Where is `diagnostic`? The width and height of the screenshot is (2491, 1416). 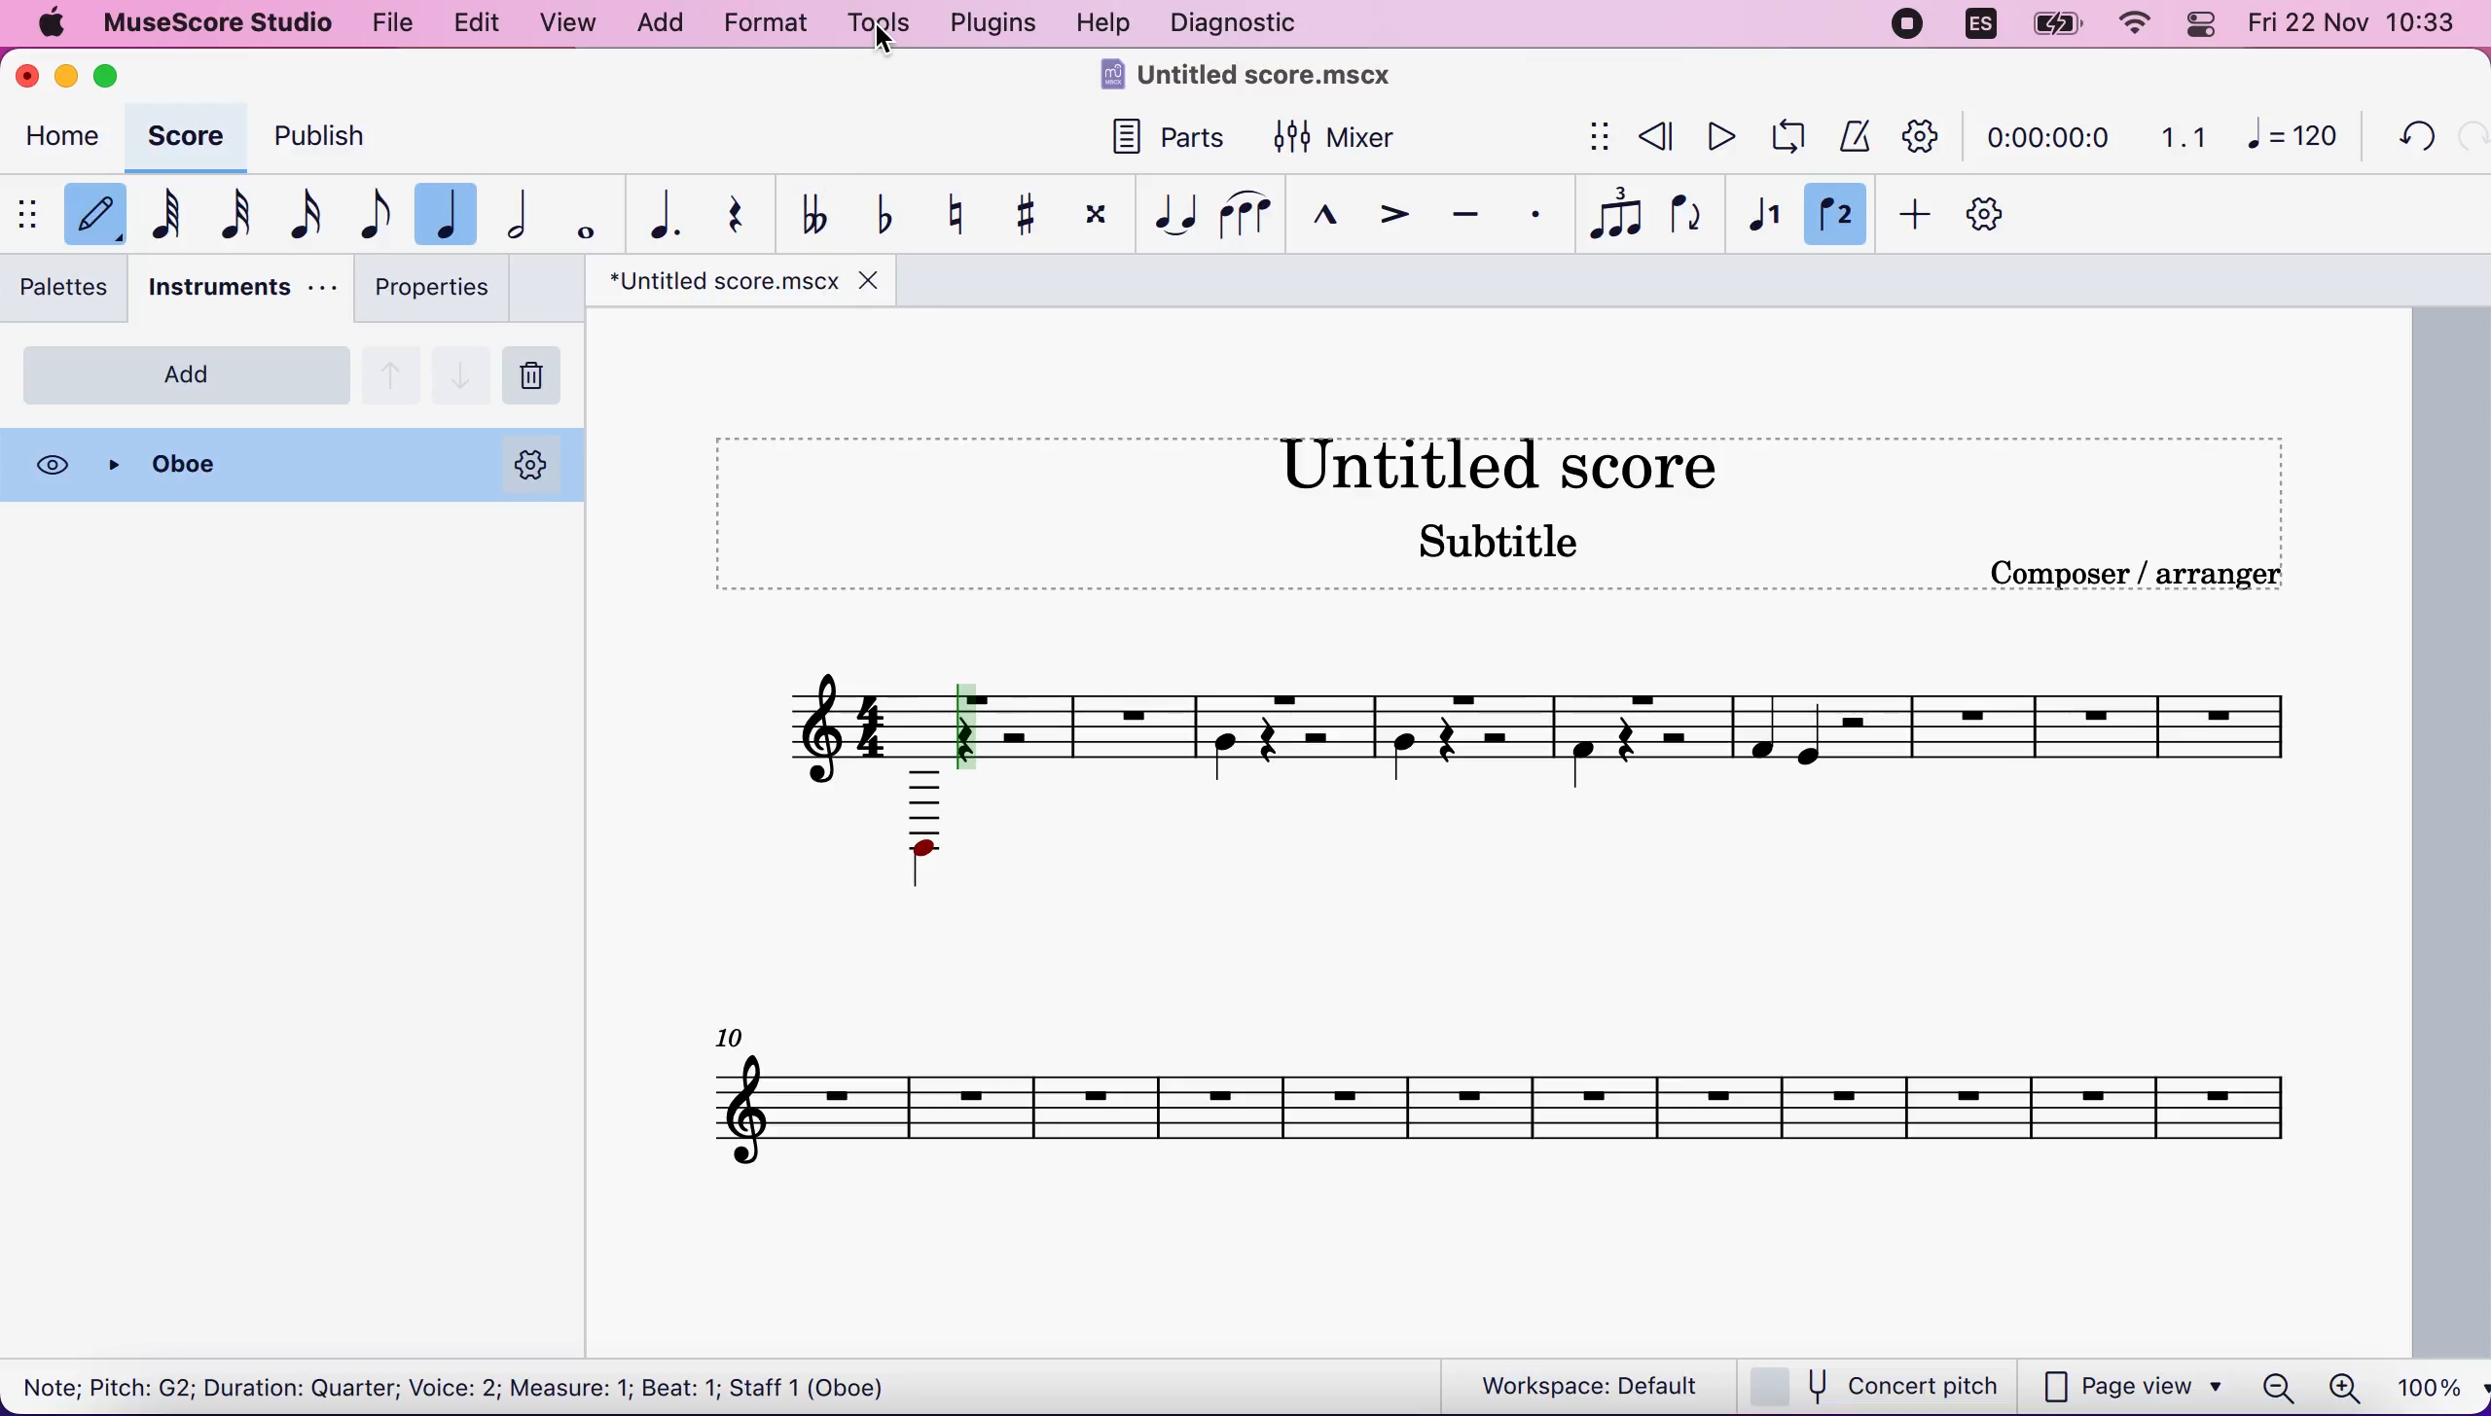 diagnostic is located at coordinates (1247, 23).